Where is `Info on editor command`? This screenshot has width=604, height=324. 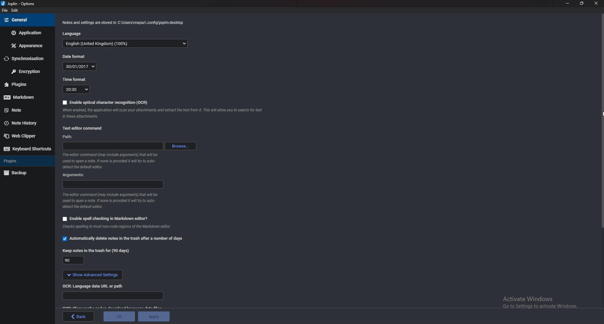
Info on editor command is located at coordinates (114, 201).